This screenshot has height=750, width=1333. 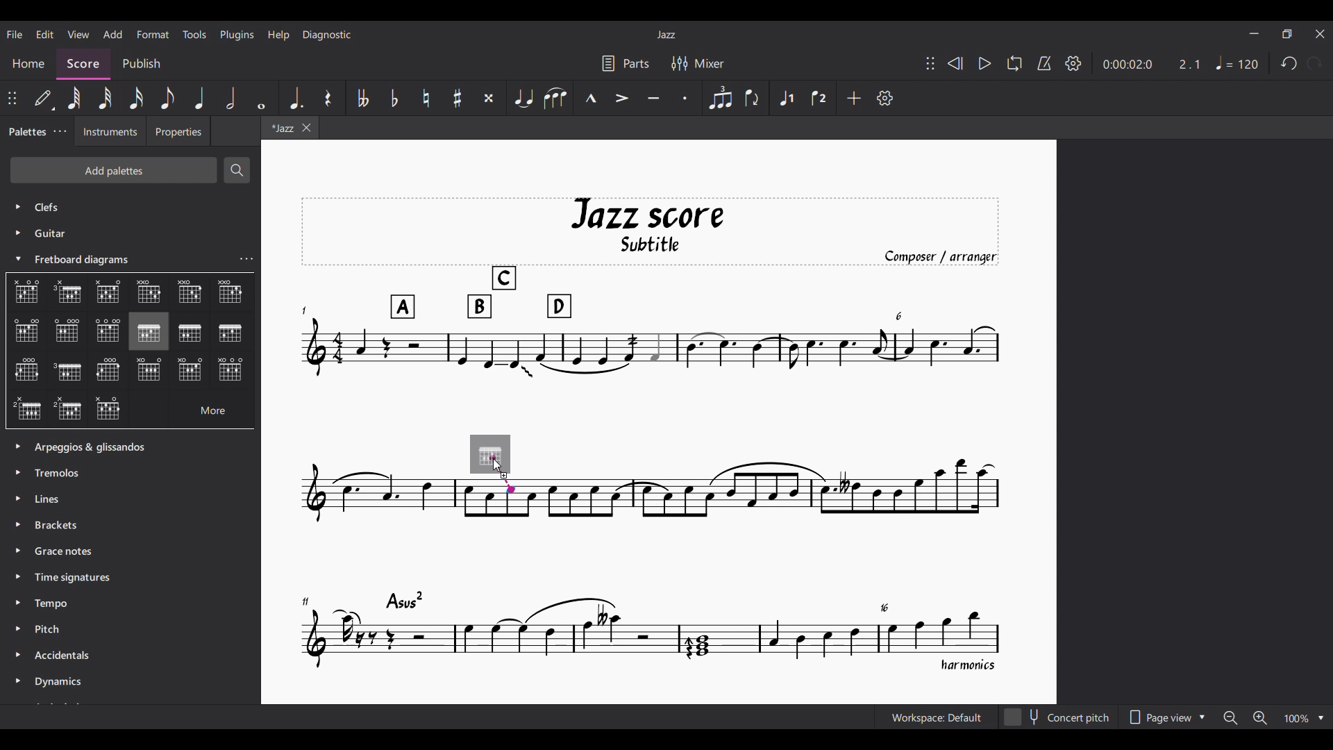 I want to click on Chart 18, so click(x=68, y=410).